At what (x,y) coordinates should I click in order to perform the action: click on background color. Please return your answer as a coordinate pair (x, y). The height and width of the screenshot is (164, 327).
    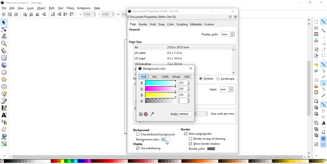
    Looking at the image, I should click on (151, 140).